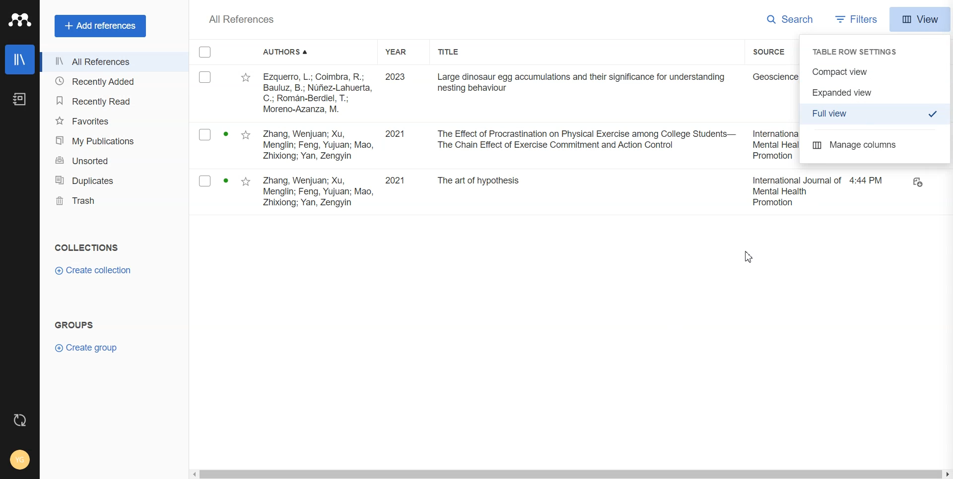  What do you see at coordinates (205, 52) in the screenshot?
I see `Checkmarks` at bounding box center [205, 52].